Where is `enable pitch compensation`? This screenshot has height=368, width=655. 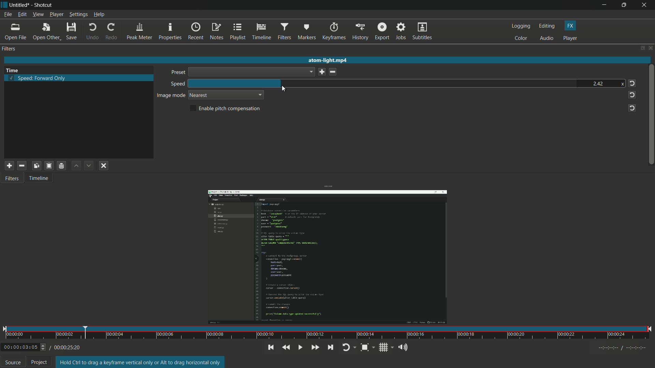 enable pitch compensation is located at coordinates (226, 109).